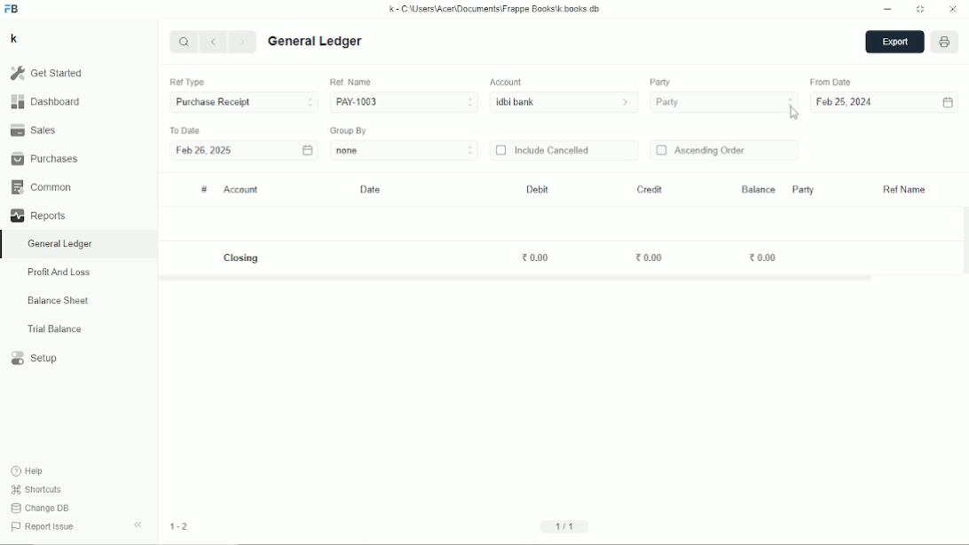 This screenshot has height=545, width=969. Describe the element at coordinates (186, 83) in the screenshot. I see `Ref type` at that location.